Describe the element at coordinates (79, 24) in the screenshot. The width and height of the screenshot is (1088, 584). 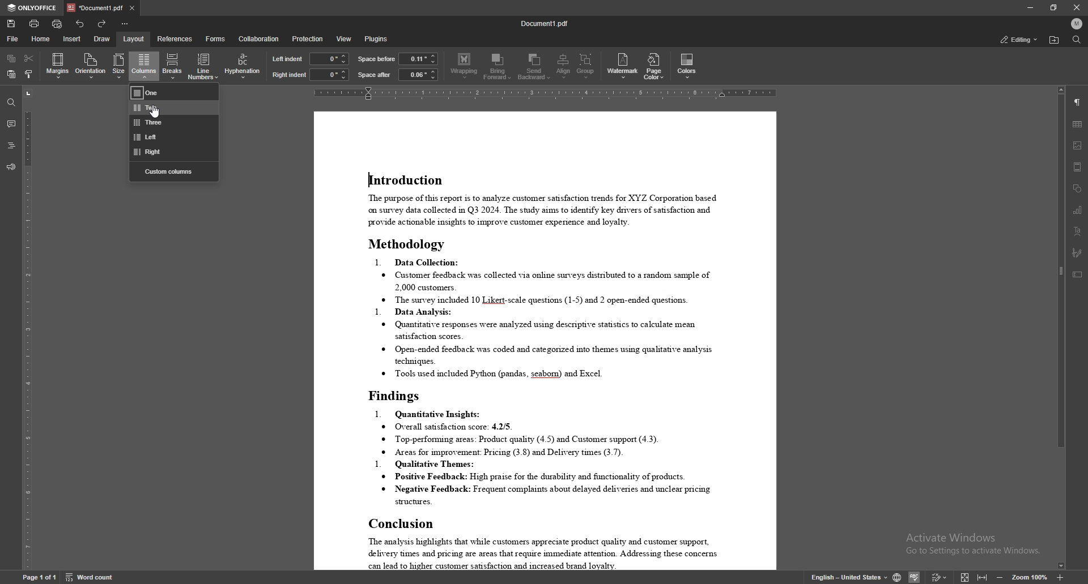
I see `undo` at that location.